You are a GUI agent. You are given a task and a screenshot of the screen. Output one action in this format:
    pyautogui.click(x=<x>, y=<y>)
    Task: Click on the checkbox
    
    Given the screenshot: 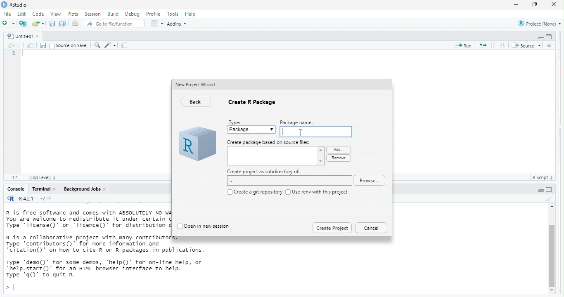 What is the action you would take?
    pyautogui.click(x=228, y=192)
    